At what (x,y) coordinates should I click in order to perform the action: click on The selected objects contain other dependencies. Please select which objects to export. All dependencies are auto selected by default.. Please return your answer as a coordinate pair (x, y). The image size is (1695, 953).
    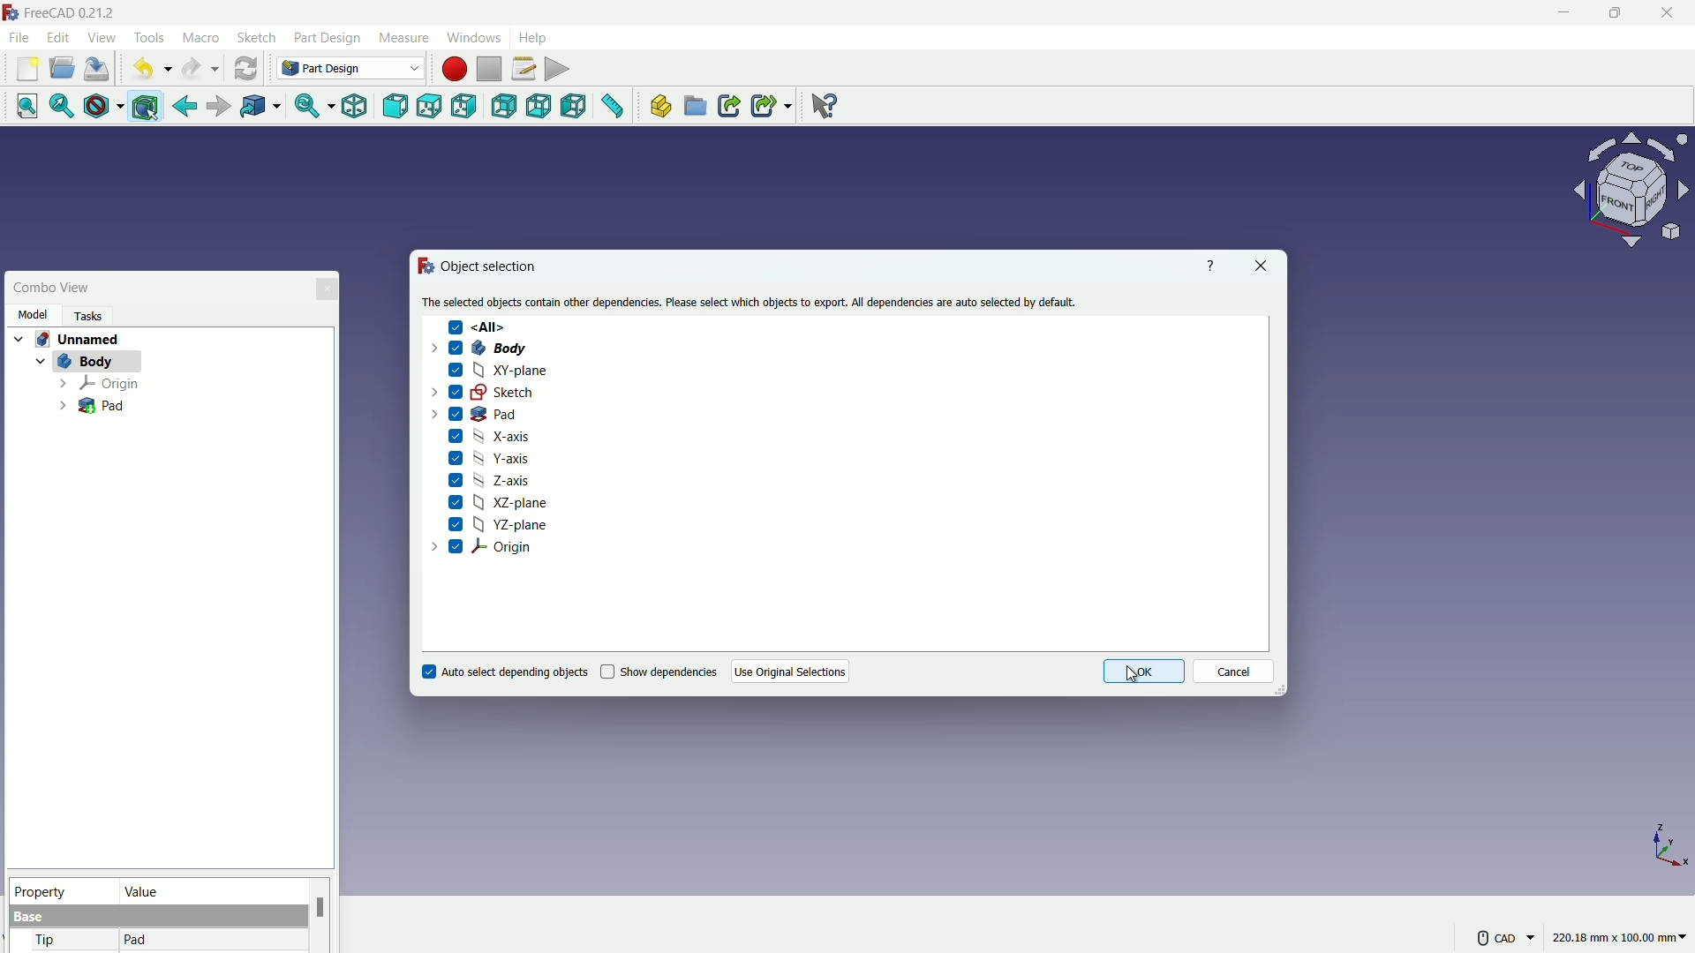
    Looking at the image, I should click on (750, 303).